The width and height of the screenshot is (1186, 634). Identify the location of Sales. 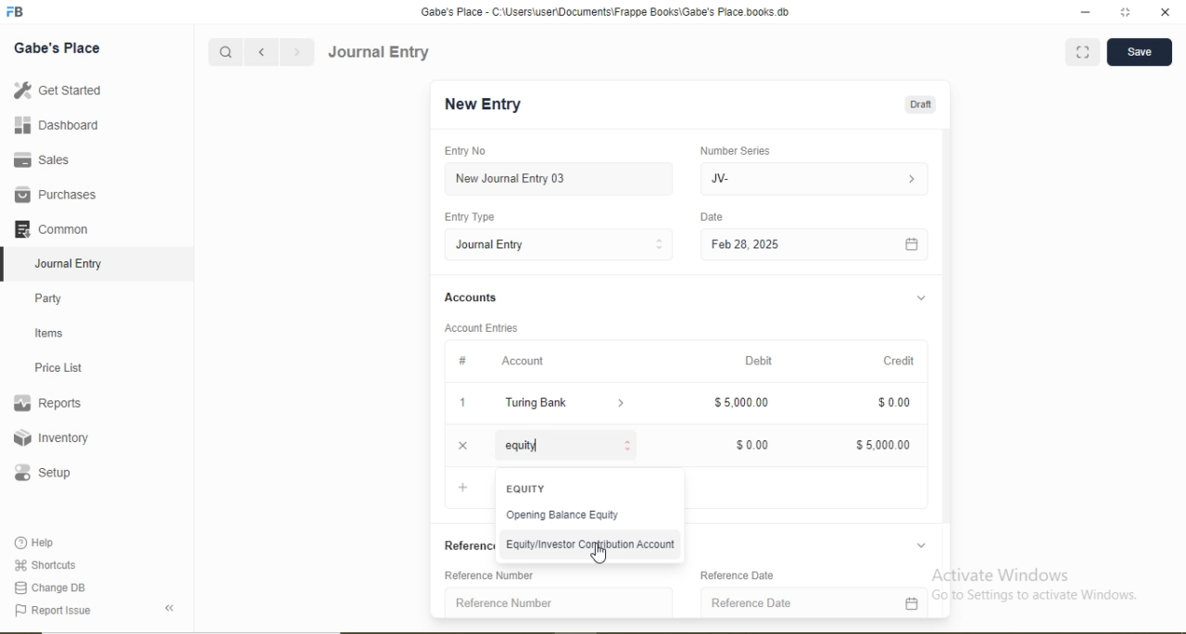
(39, 159).